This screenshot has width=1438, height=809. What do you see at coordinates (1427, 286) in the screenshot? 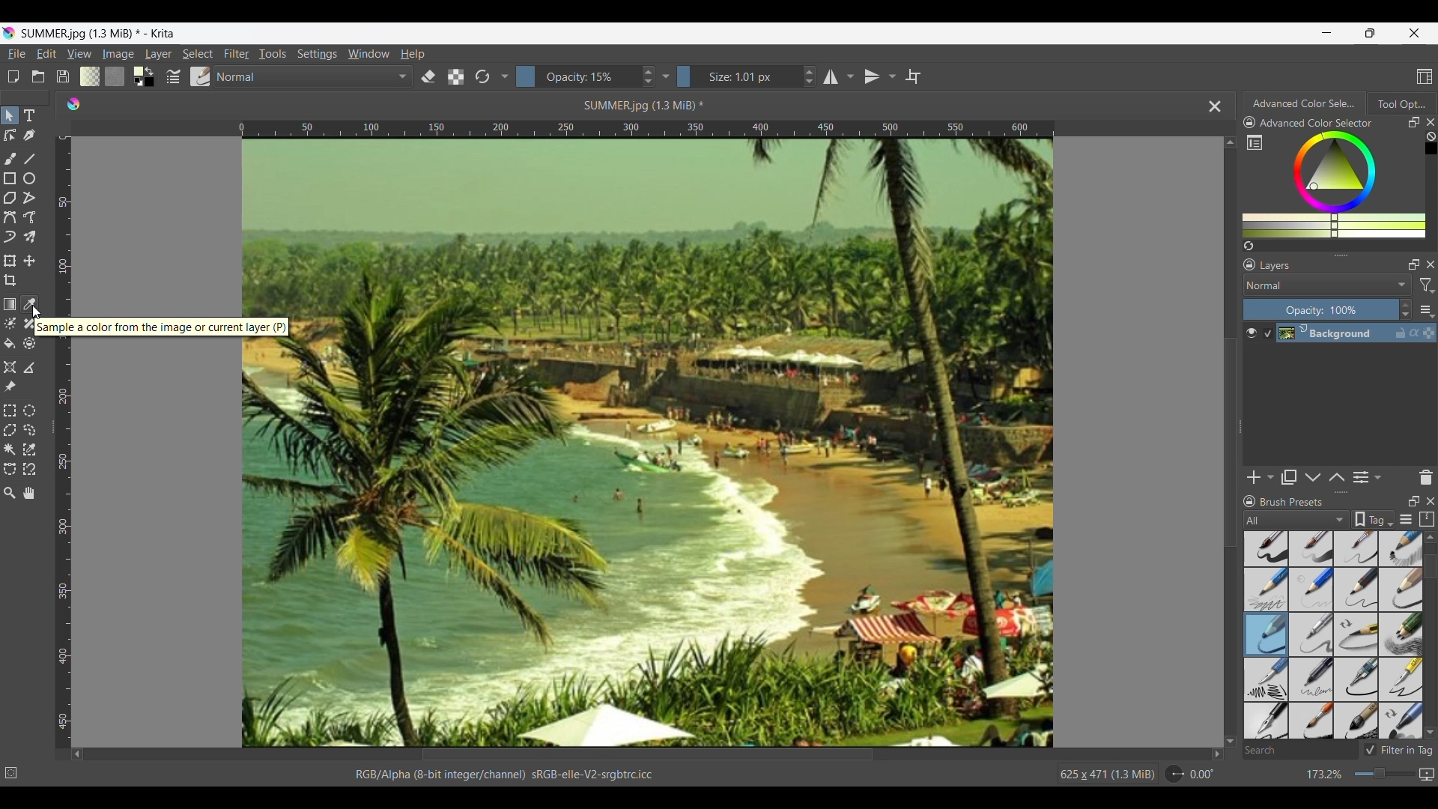
I see `Filter options` at bounding box center [1427, 286].